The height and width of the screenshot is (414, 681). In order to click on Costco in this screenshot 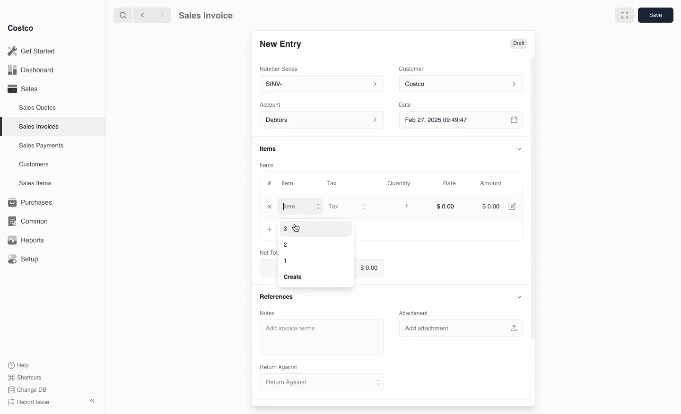, I will do `click(463, 85)`.